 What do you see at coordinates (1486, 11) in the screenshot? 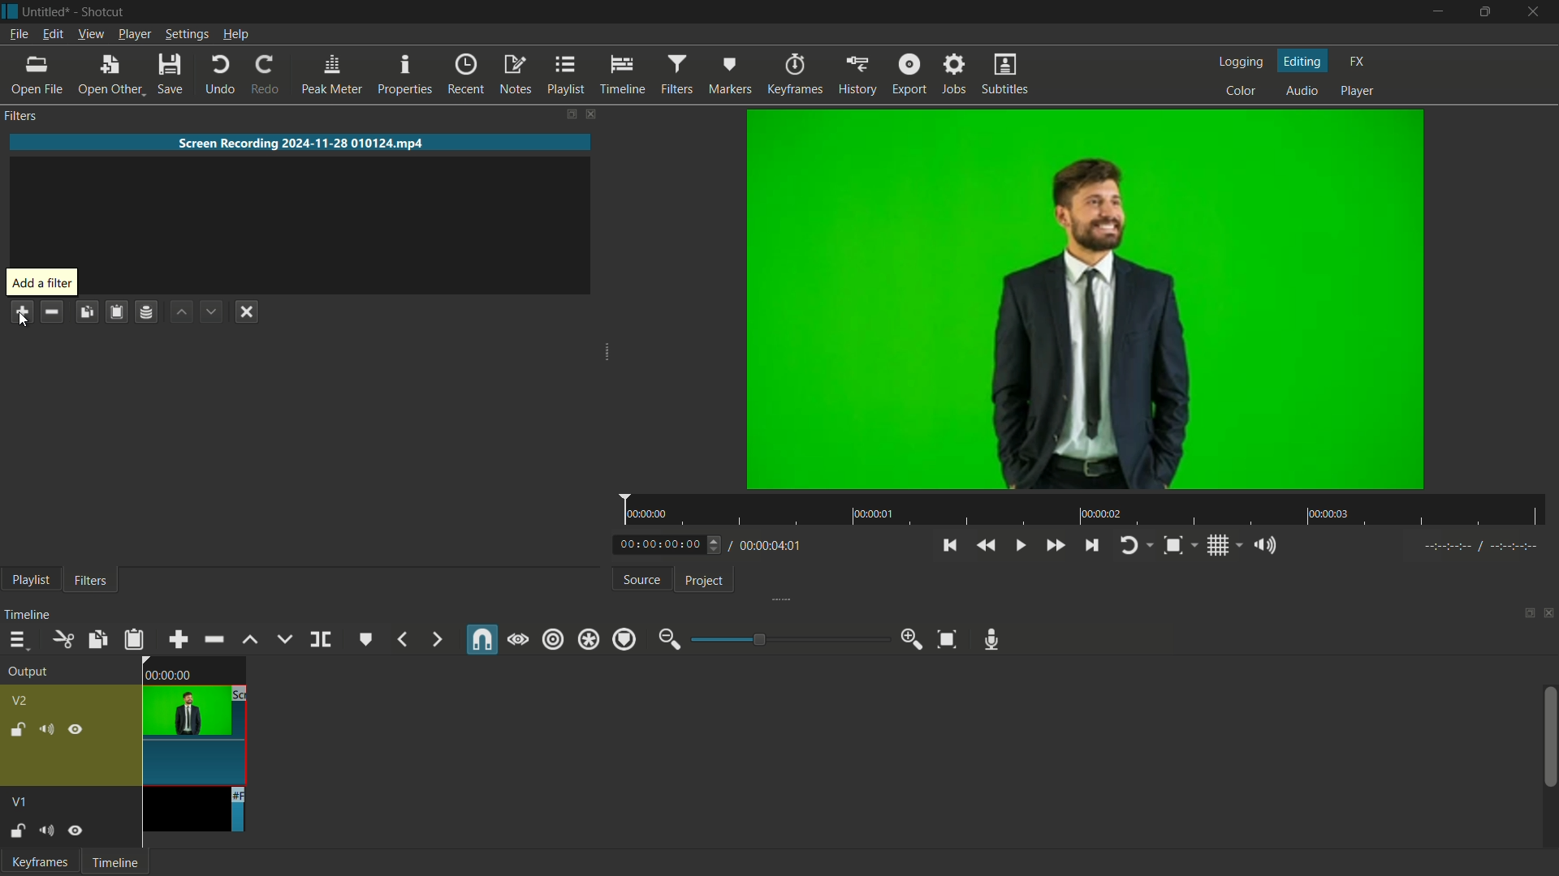
I see `Maximize` at bounding box center [1486, 11].